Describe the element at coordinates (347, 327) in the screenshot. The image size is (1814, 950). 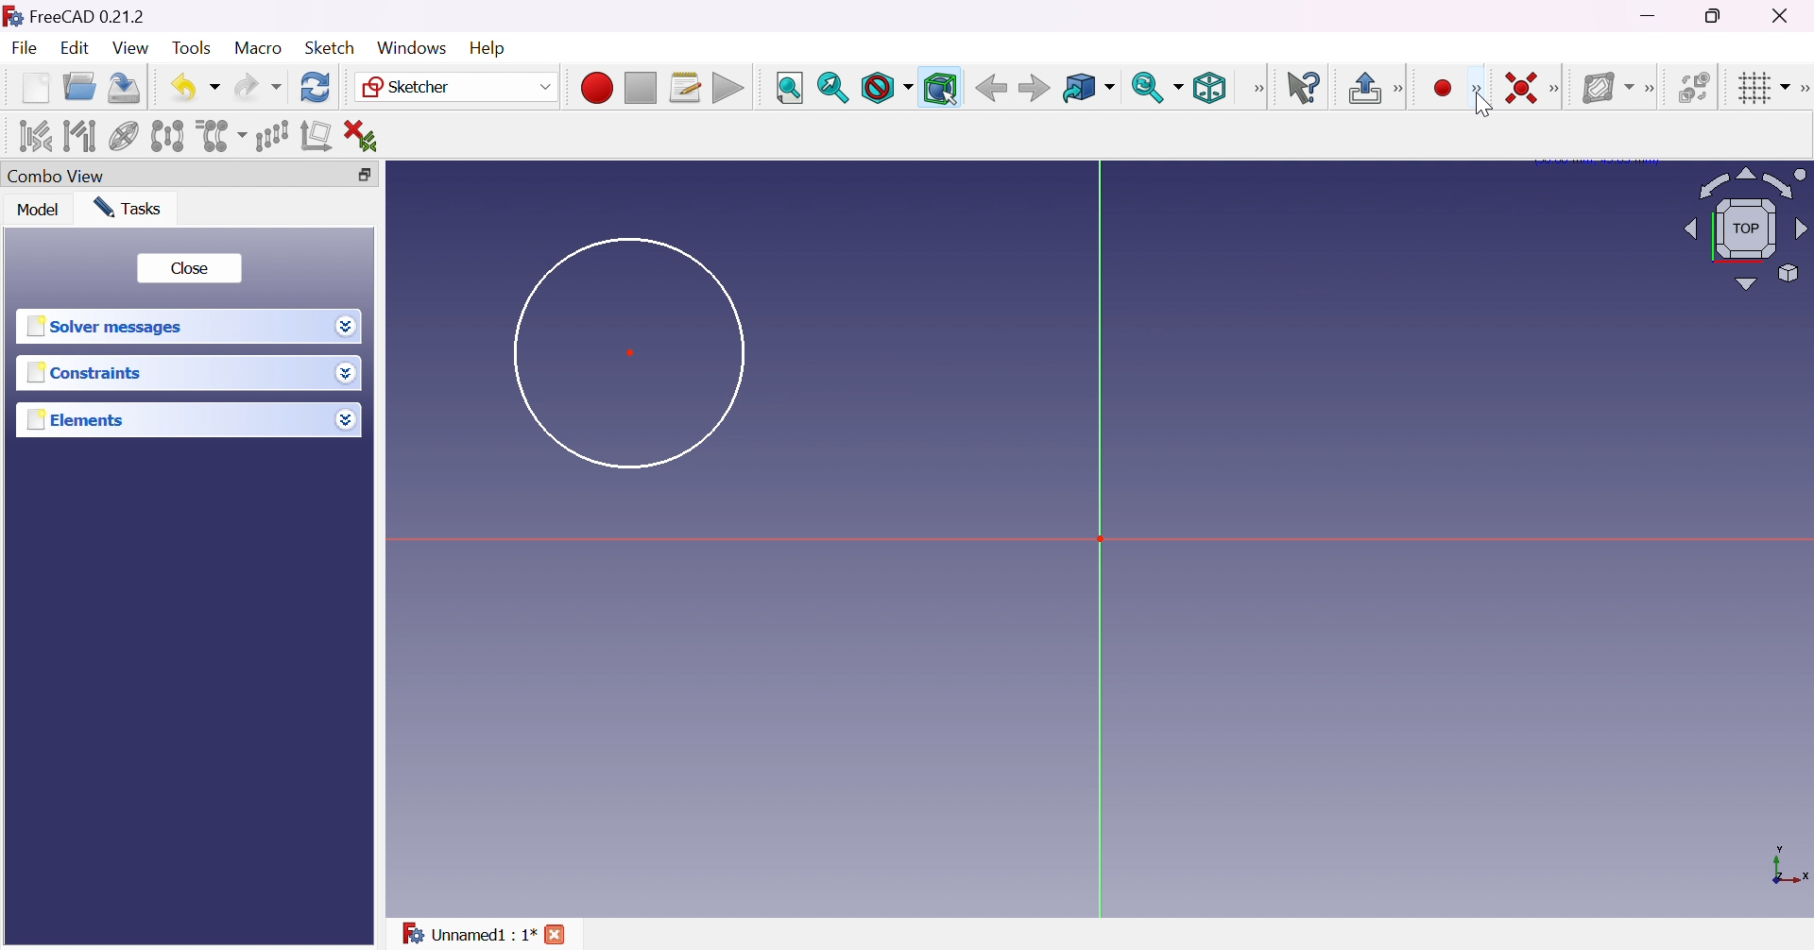
I see `Drop down` at that location.